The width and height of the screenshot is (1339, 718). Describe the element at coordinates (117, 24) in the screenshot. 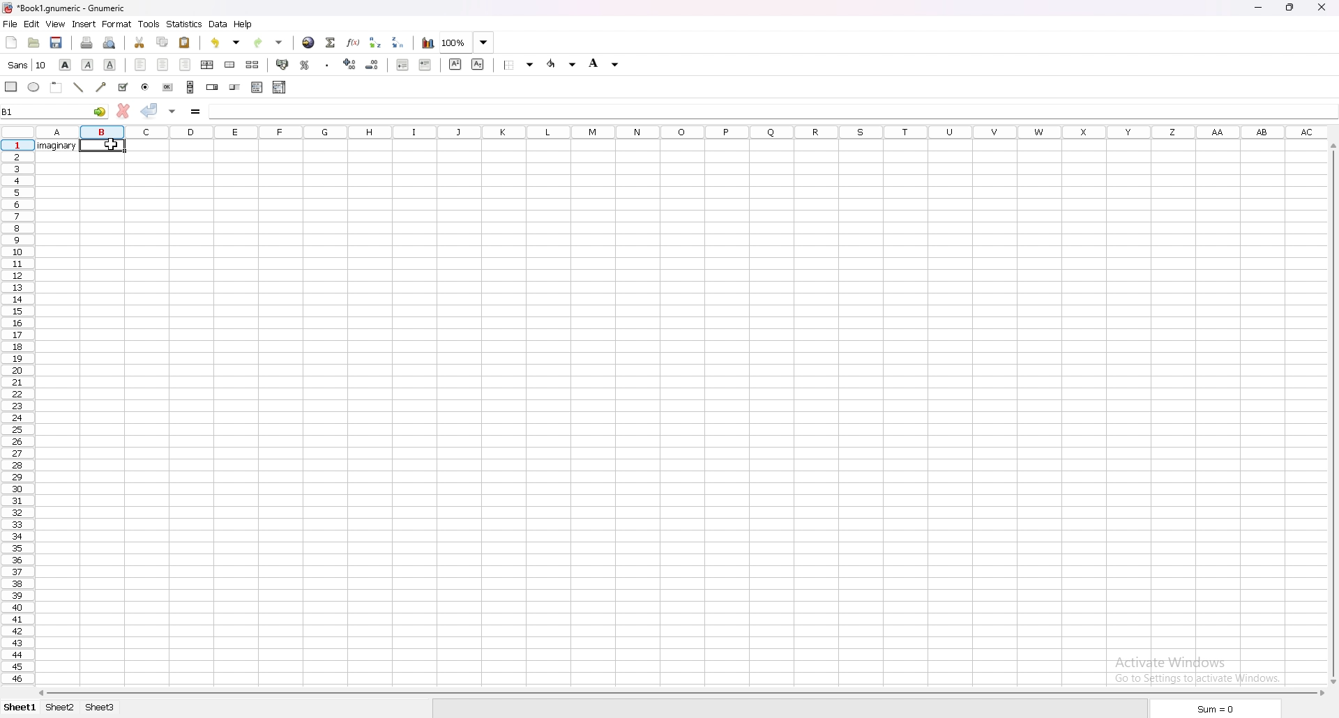

I see `format` at that location.